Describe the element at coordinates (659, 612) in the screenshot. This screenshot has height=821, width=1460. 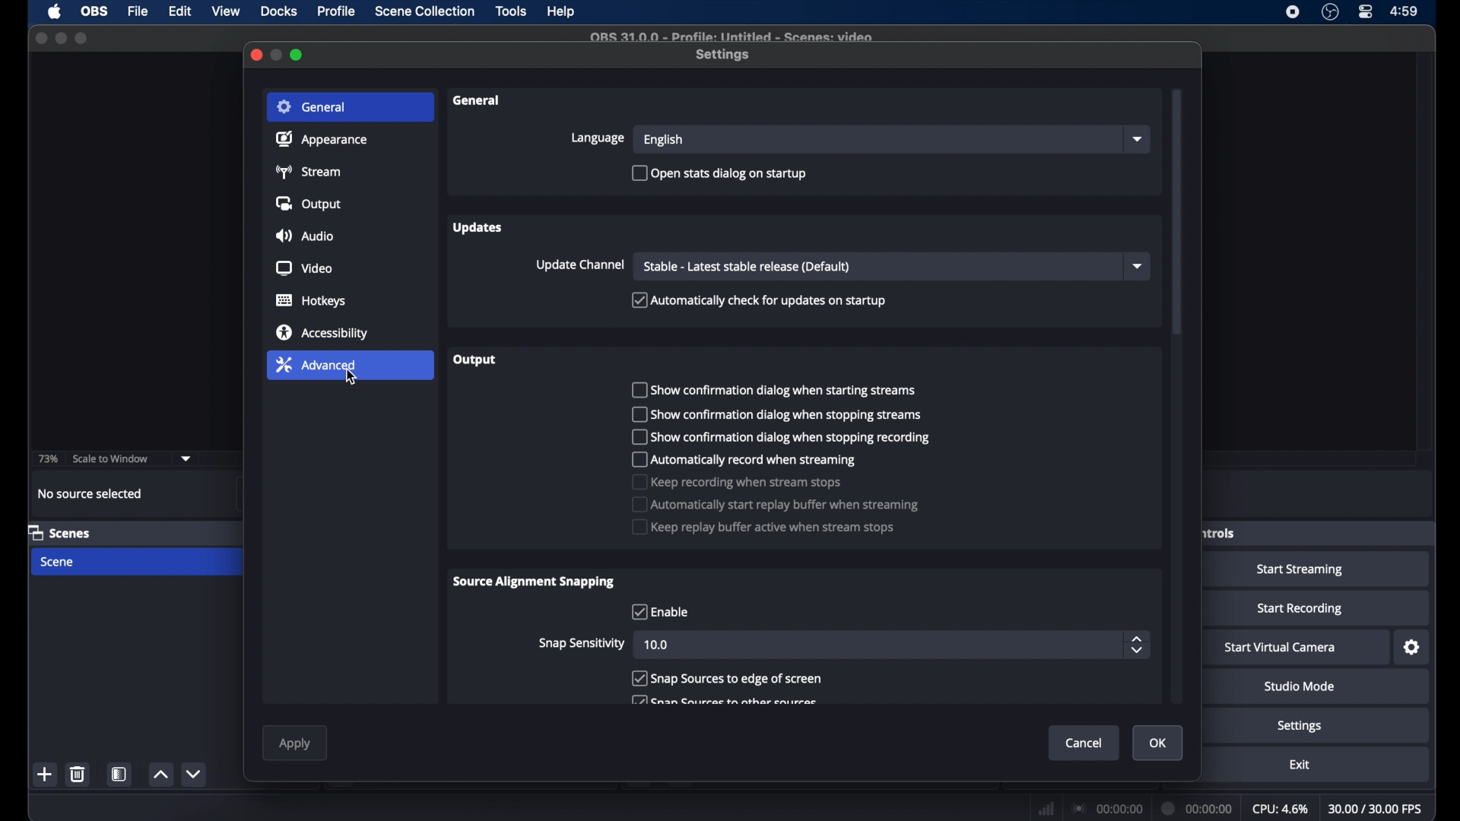
I see `enable` at that location.